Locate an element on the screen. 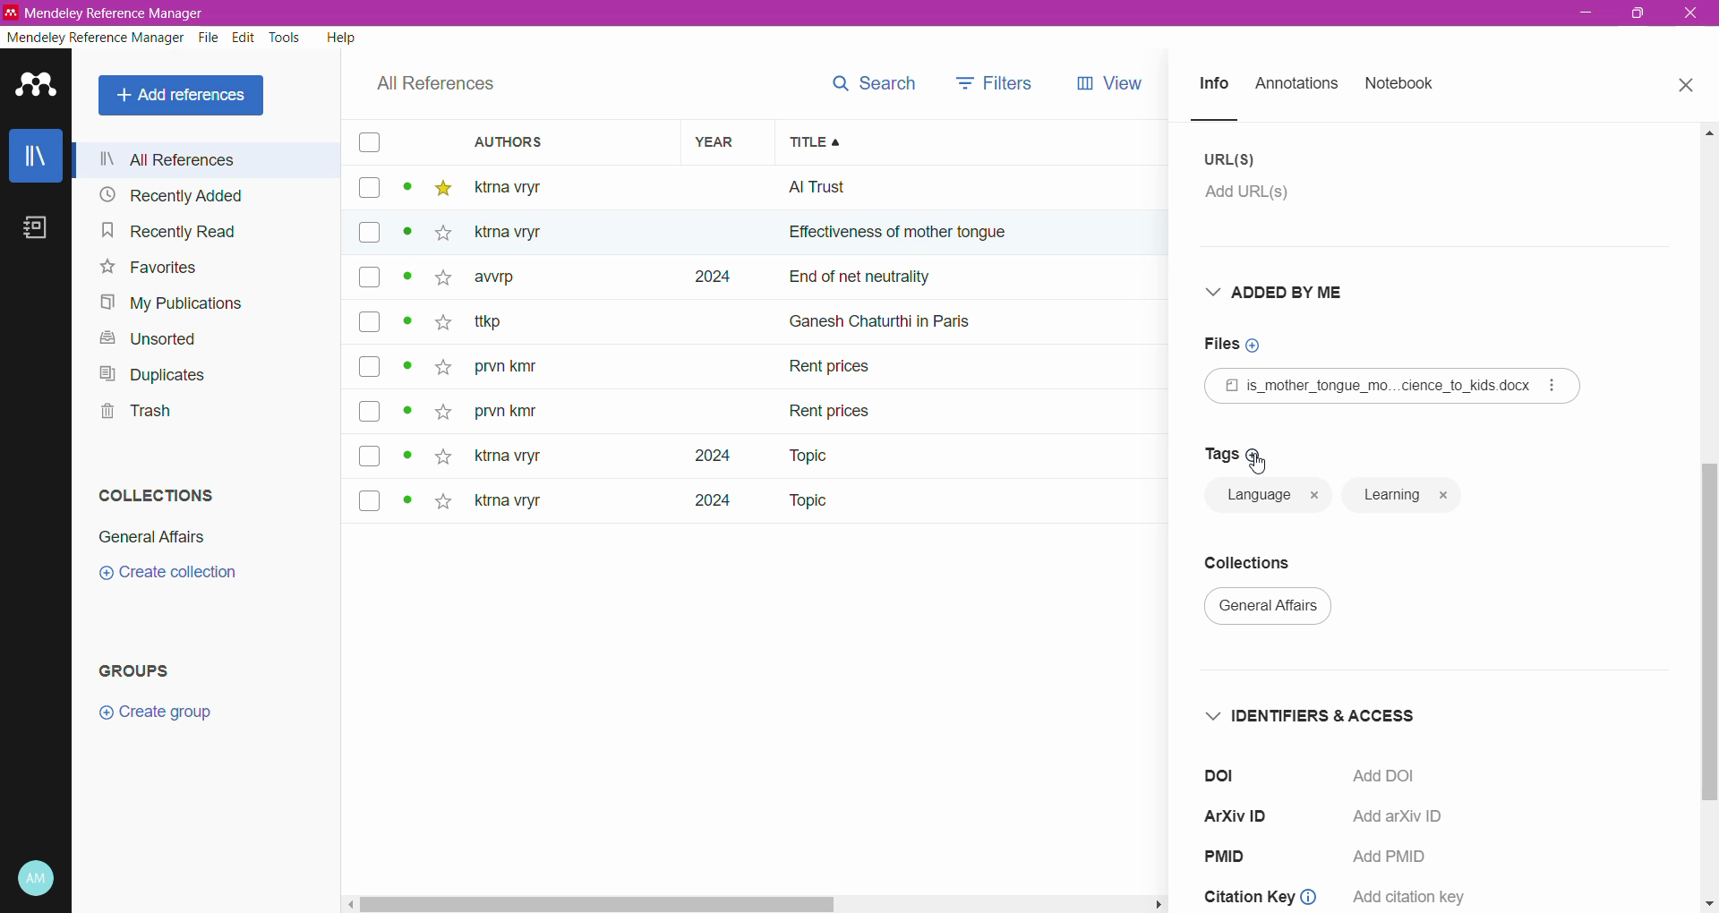 The height and width of the screenshot is (913, 1719). Create group is located at coordinates (155, 712).